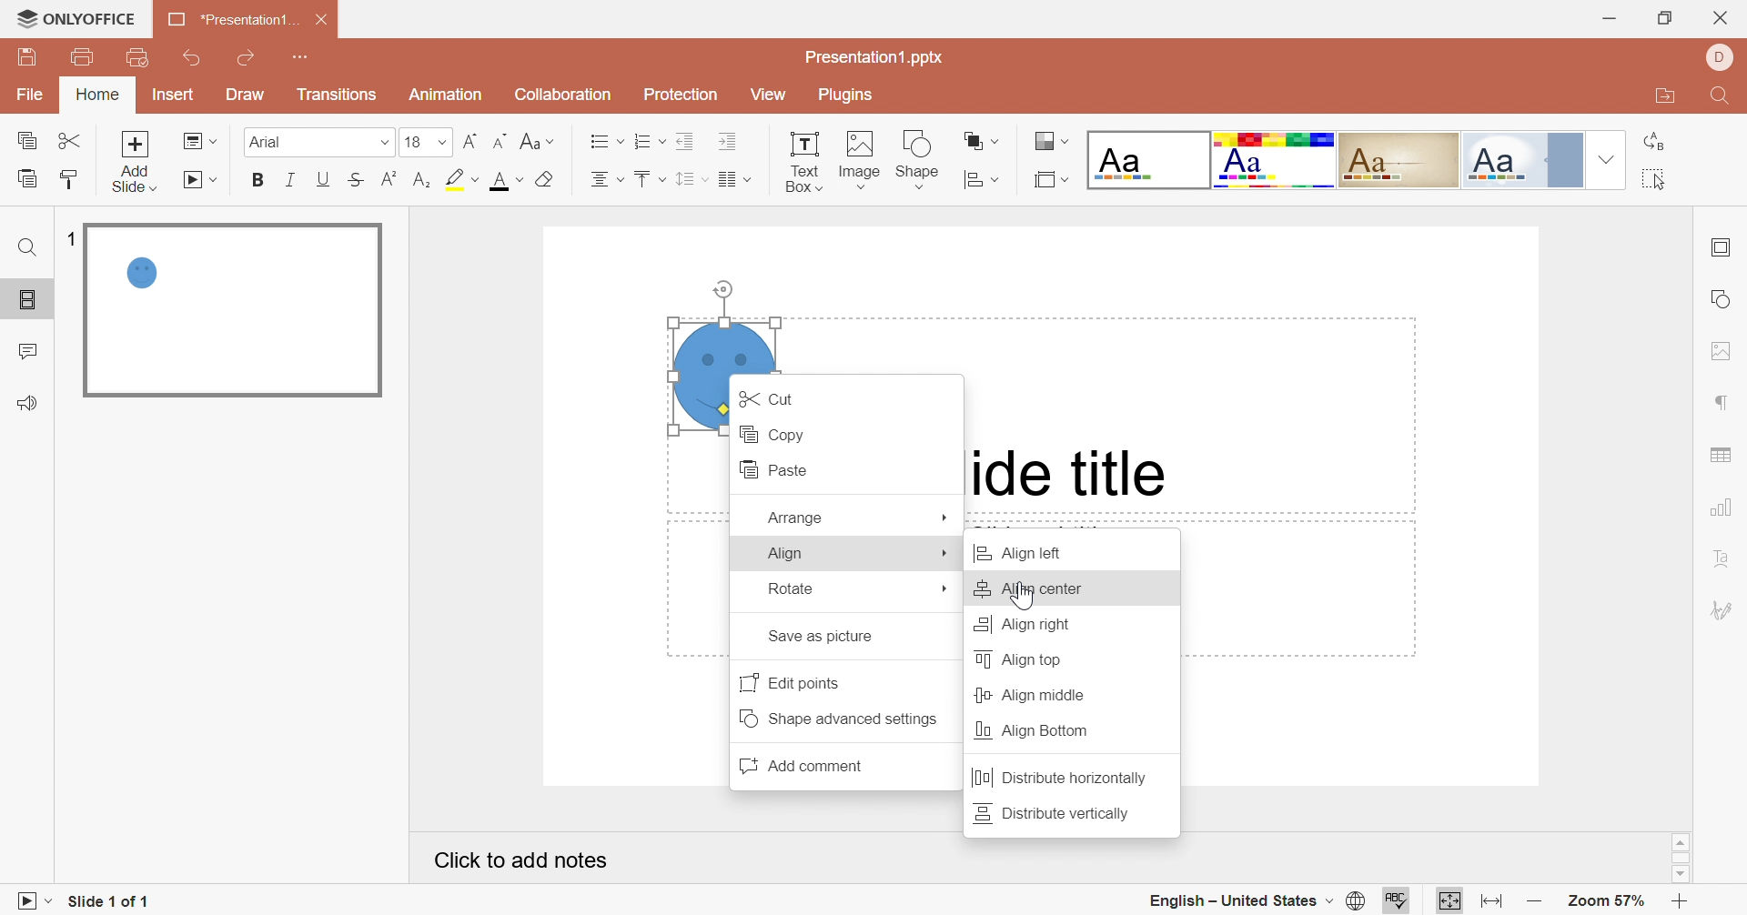 Image resolution: width=1747 pixels, height=915 pixels. What do you see at coordinates (1400, 157) in the screenshot?
I see `Classic` at bounding box center [1400, 157].